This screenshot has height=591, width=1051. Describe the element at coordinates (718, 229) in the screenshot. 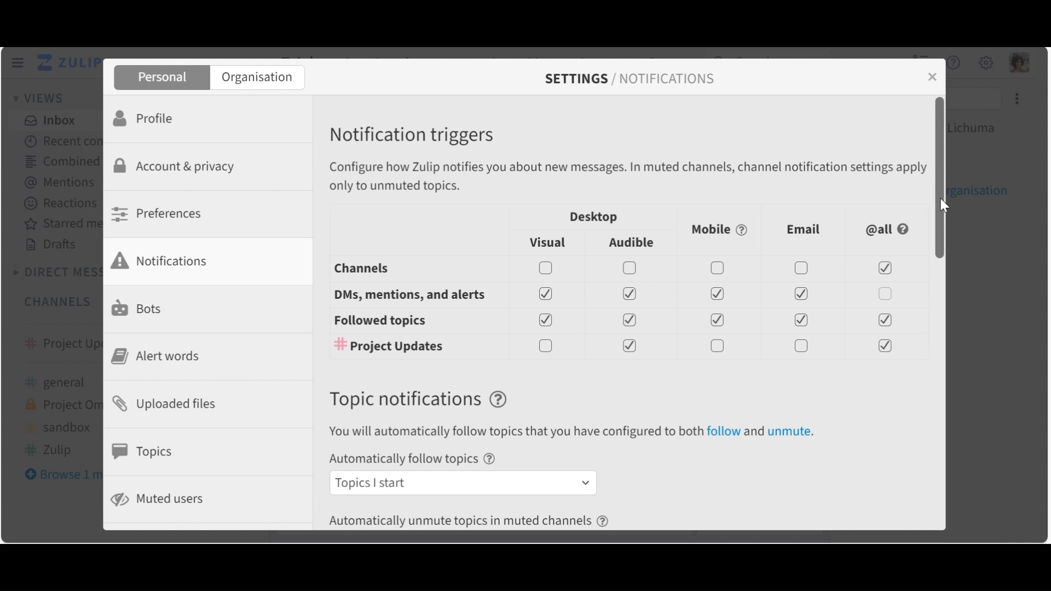

I see `Mobile` at that location.